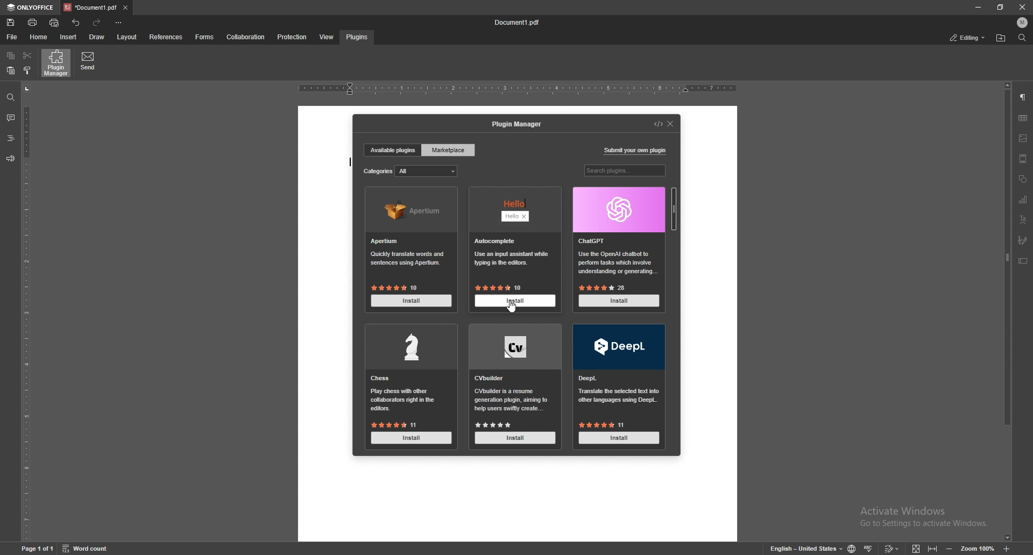 Image resolution: width=1033 pixels, height=555 pixels. What do you see at coordinates (620, 301) in the screenshot?
I see `install` at bounding box center [620, 301].